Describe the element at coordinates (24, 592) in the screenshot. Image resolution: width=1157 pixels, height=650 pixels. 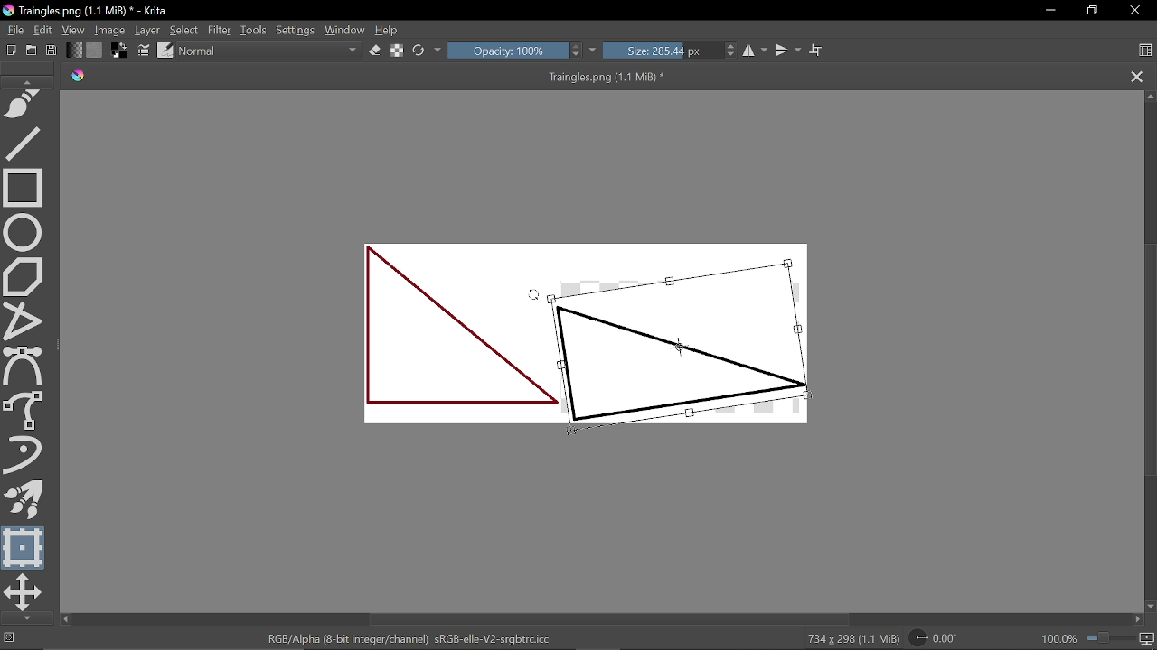
I see `Move a layer` at that location.